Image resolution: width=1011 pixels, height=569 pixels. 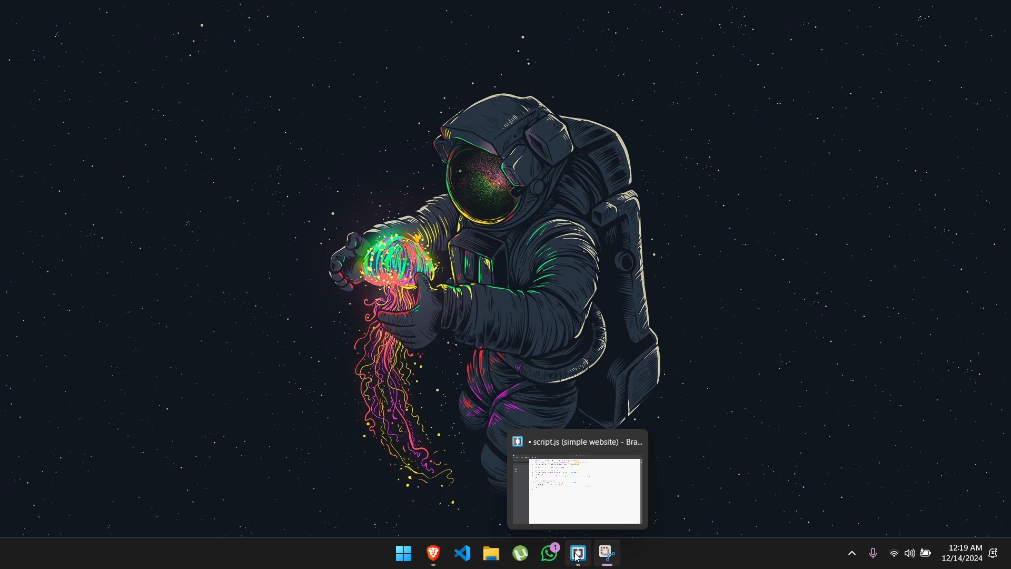 What do you see at coordinates (927, 554) in the screenshot?
I see `battery` at bounding box center [927, 554].